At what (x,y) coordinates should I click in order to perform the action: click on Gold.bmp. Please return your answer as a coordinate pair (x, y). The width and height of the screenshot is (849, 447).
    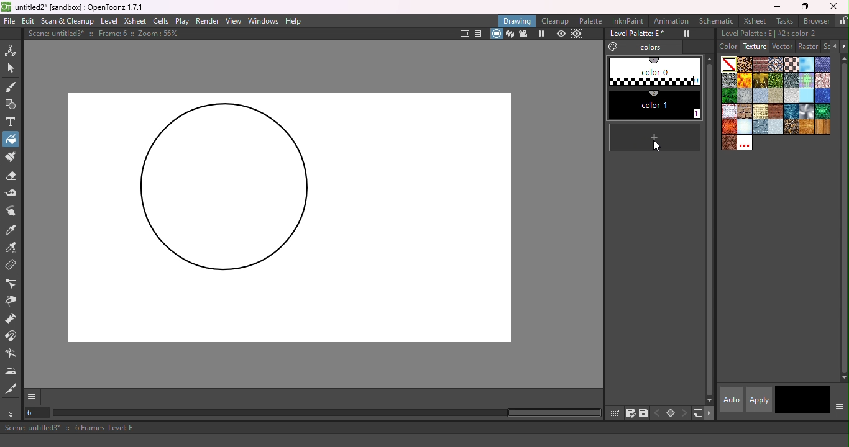
    Looking at the image, I should click on (761, 80).